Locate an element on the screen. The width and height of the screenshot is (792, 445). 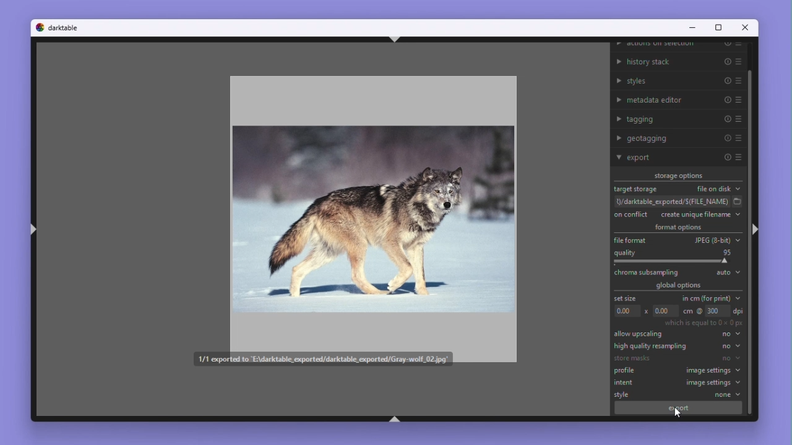
Croma sampling is located at coordinates (679, 263).